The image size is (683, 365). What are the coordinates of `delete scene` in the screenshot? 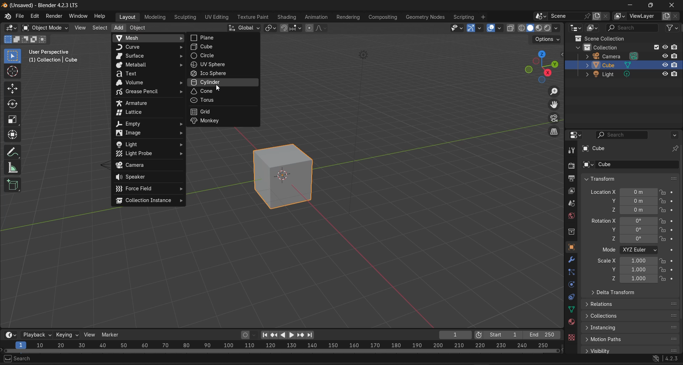 It's located at (605, 16).